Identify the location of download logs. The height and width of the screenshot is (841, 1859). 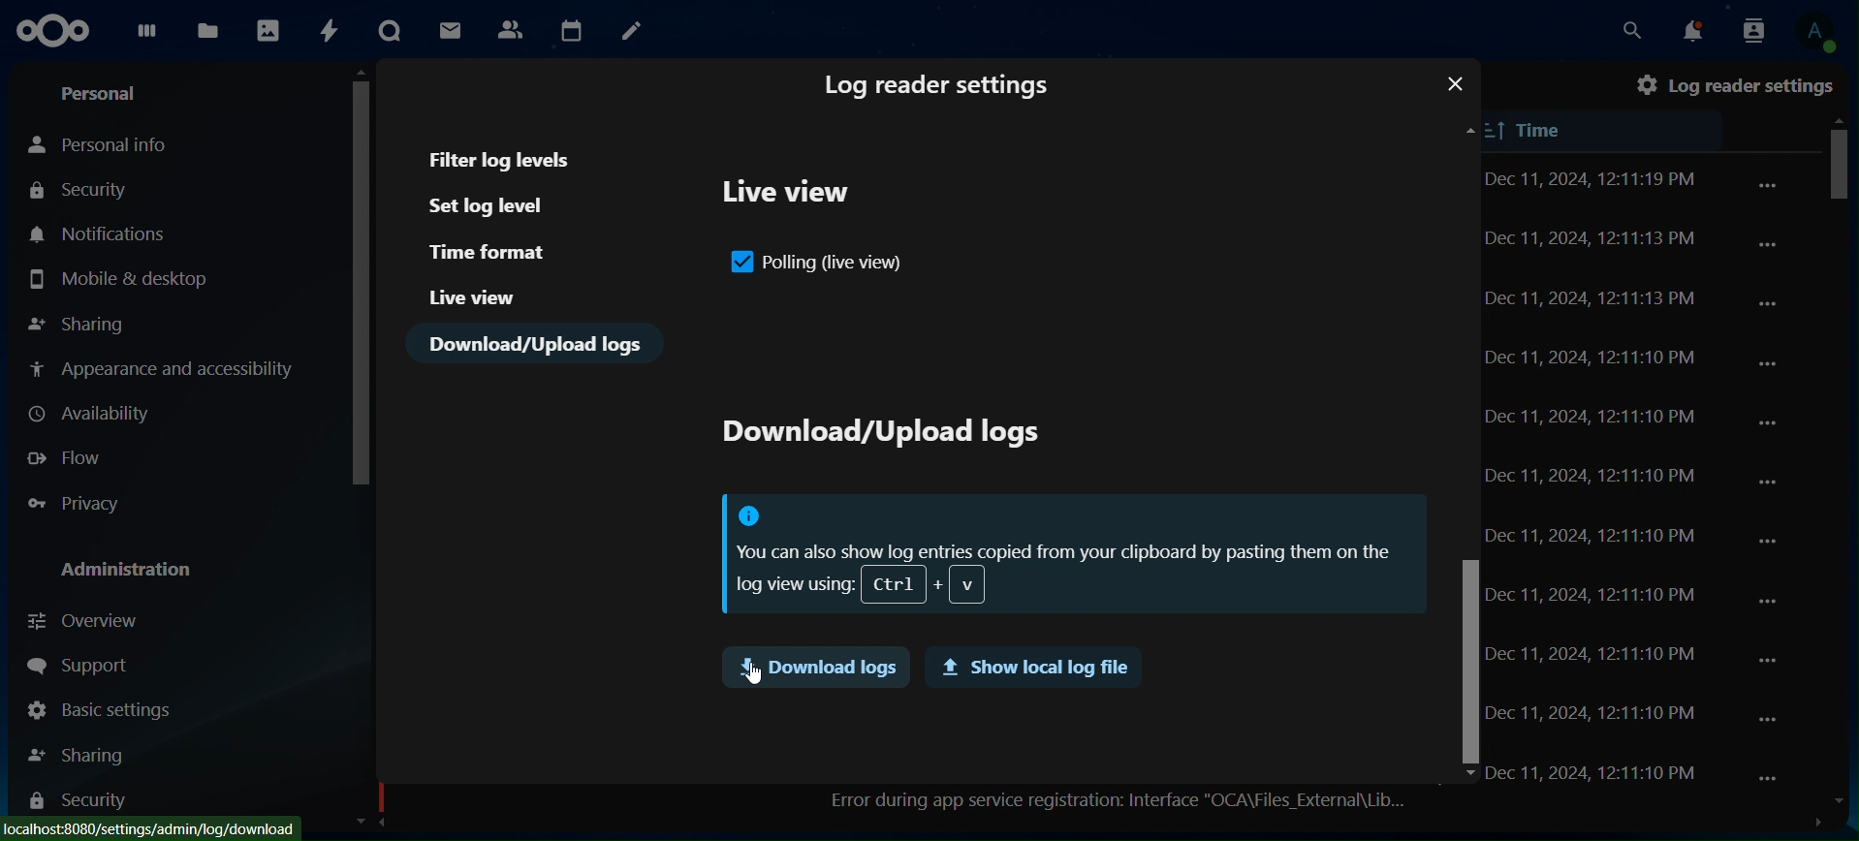
(814, 667).